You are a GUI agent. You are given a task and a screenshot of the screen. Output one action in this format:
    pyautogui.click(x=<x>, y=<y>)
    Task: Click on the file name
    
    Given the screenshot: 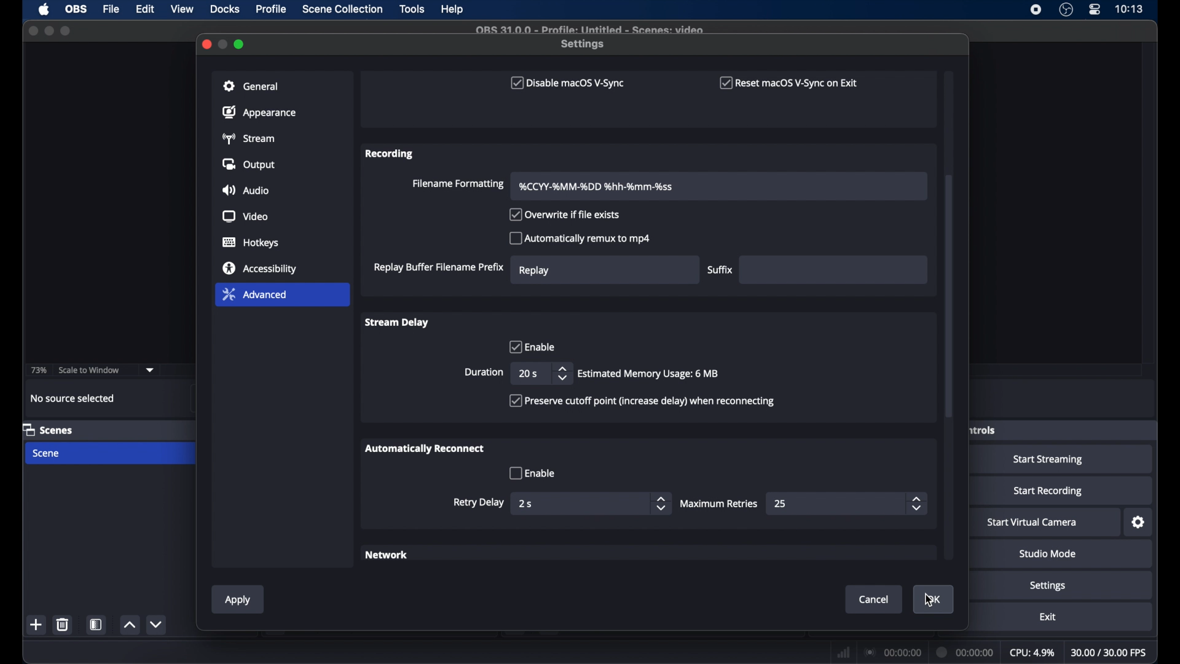 What is the action you would take?
    pyautogui.click(x=589, y=28)
    